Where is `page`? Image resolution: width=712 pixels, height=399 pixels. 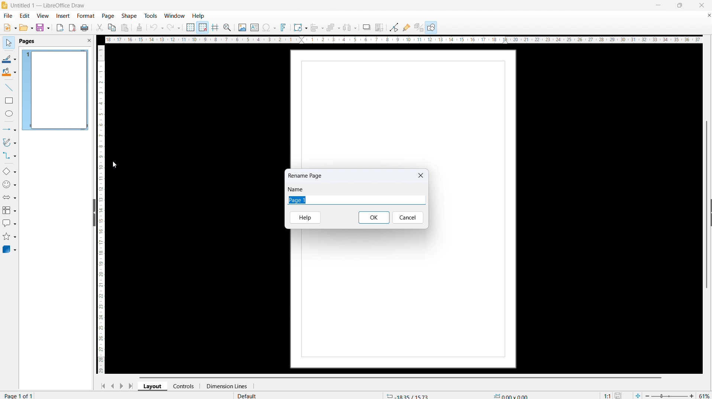
page is located at coordinates (402, 301).